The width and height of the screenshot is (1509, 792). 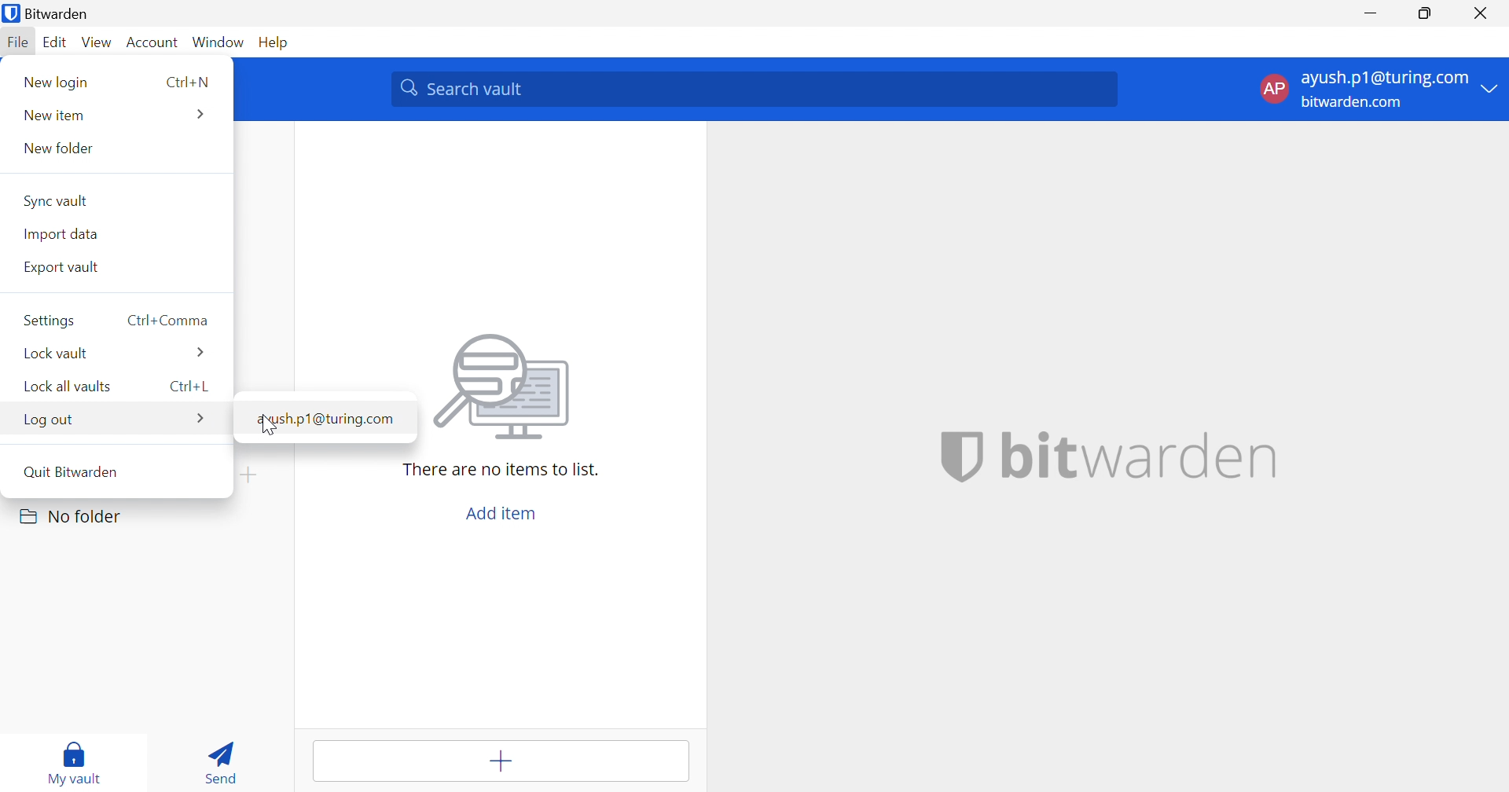 What do you see at coordinates (57, 354) in the screenshot?
I see `Lock vault` at bounding box center [57, 354].